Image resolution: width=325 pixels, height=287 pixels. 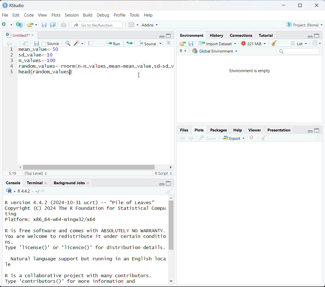 What do you see at coordinates (298, 51) in the screenshot?
I see `search` at bounding box center [298, 51].